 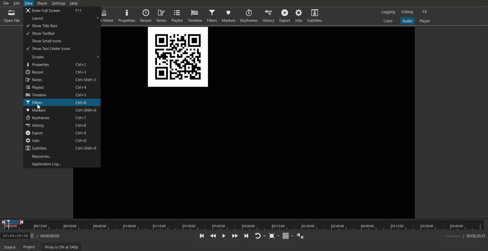 What do you see at coordinates (62, 102) in the screenshot?
I see `Filters` at bounding box center [62, 102].